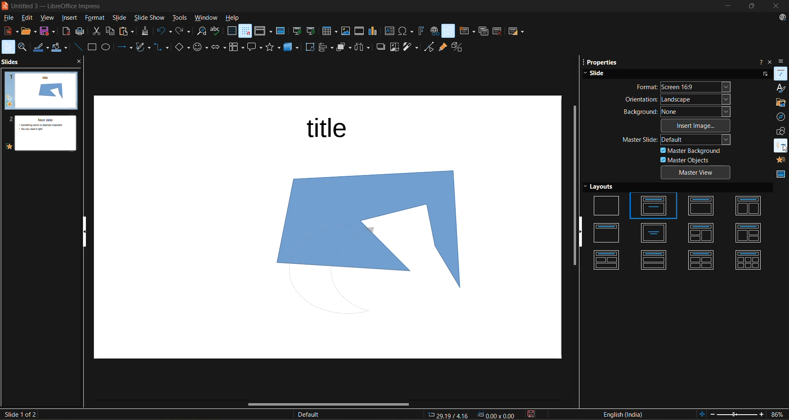 The image size is (789, 420). I want to click on master slide, so click(681, 140).